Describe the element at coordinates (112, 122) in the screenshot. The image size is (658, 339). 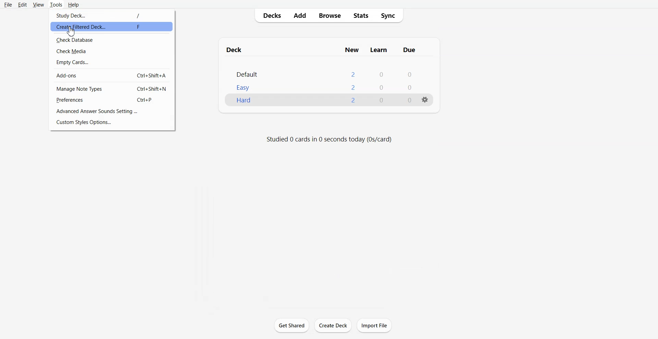
I see `Custom Style Options` at that location.